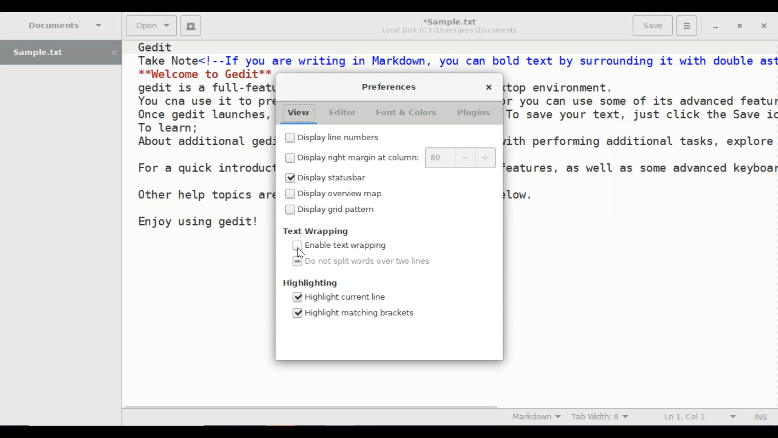 The width and height of the screenshot is (778, 438). Describe the element at coordinates (764, 24) in the screenshot. I see `Close` at that location.